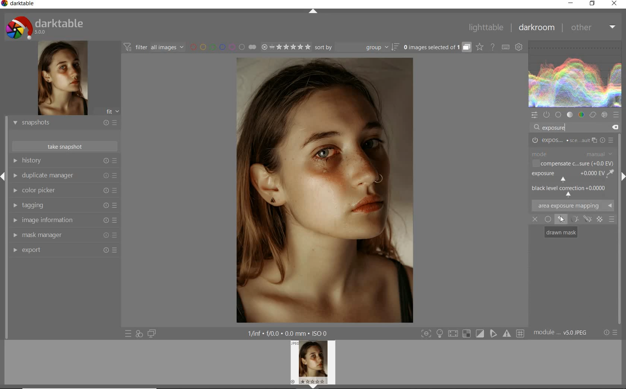 The height and width of the screenshot is (389, 626). I want to click on range rating of selected images, so click(286, 47).